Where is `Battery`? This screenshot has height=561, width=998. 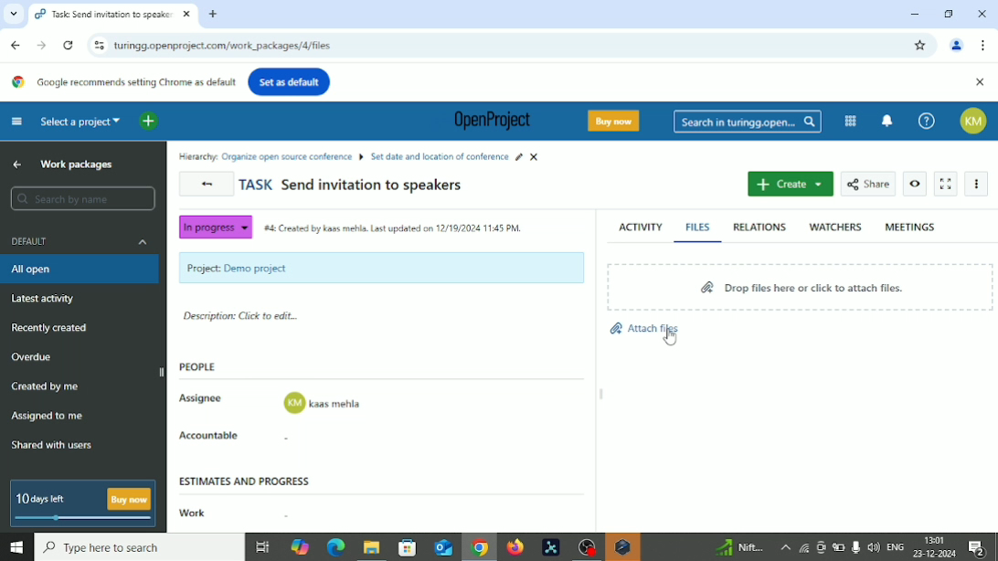
Battery is located at coordinates (839, 548).